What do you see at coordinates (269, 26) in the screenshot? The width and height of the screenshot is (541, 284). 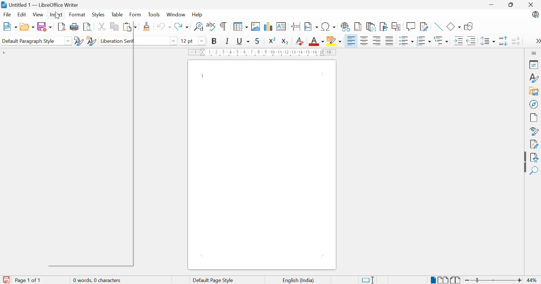 I see `Insert chart` at bounding box center [269, 26].